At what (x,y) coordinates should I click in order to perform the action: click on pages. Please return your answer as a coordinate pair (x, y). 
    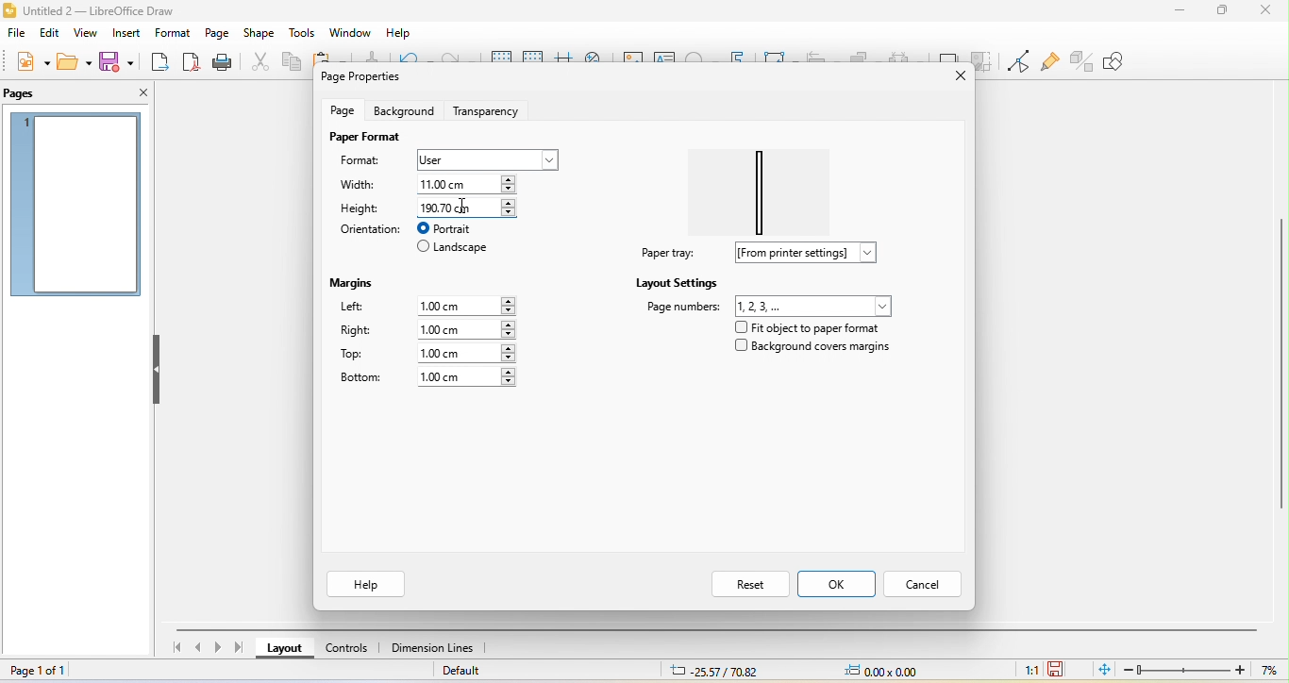
    Looking at the image, I should click on (29, 93).